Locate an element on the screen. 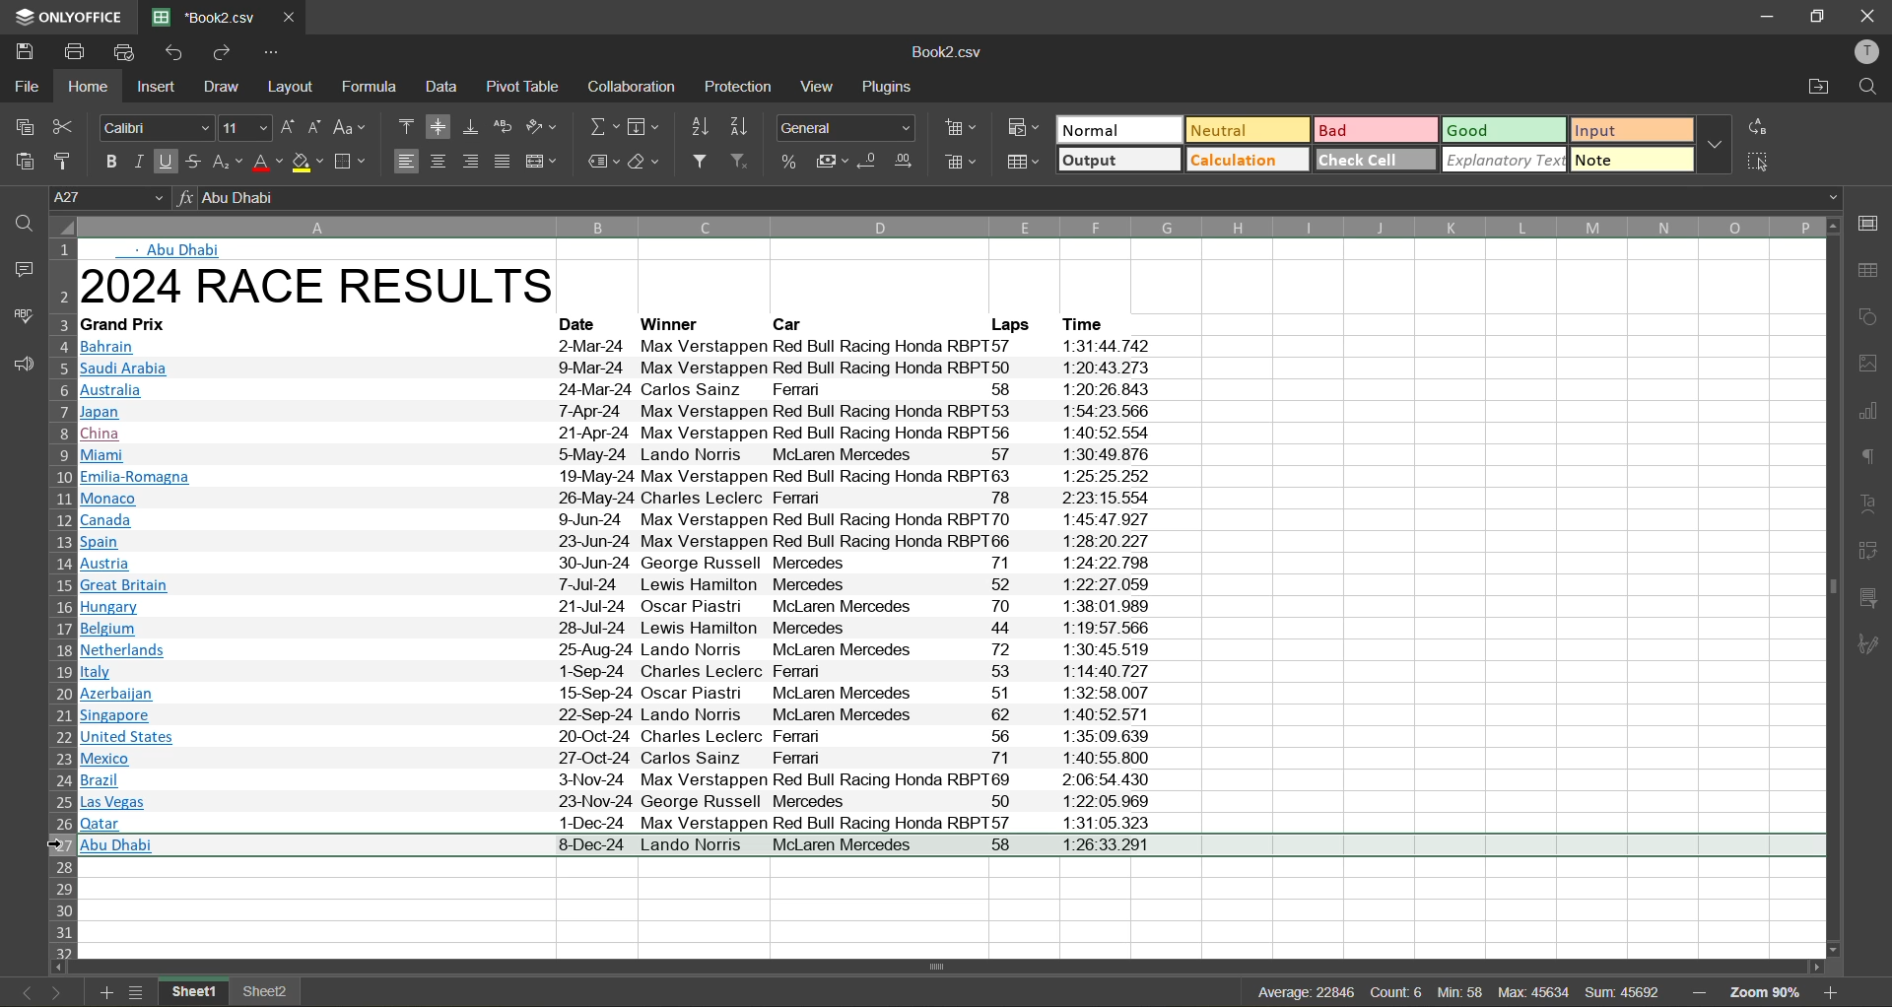 The width and height of the screenshot is (1892, 1007). decrement size is located at coordinates (312, 127).